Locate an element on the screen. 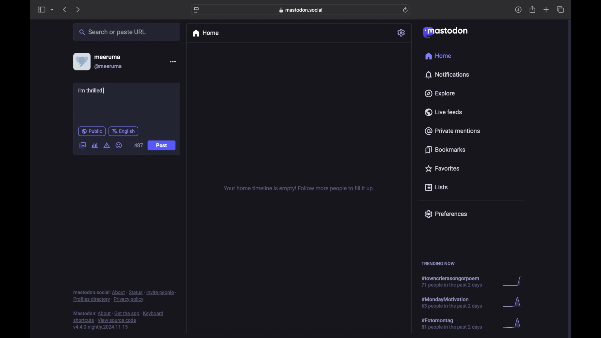 This screenshot has width=601, height=338. 487 is located at coordinates (139, 146).